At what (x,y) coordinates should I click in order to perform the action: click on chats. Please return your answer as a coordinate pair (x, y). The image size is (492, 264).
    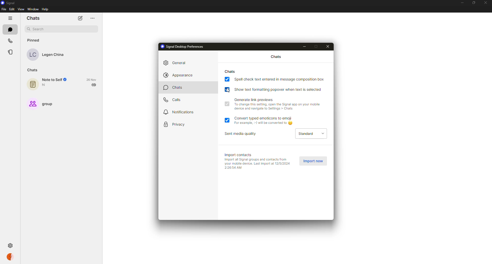
    Looking at the image, I should click on (231, 71).